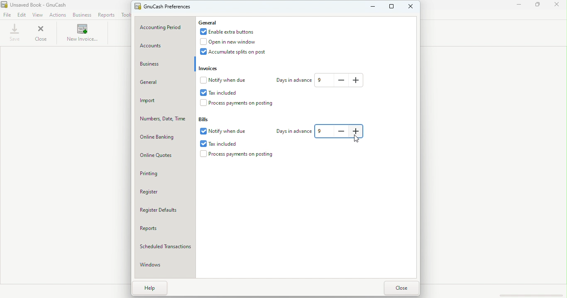  What do you see at coordinates (15, 33) in the screenshot?
I see `Save` at bounding box center [15, 33].